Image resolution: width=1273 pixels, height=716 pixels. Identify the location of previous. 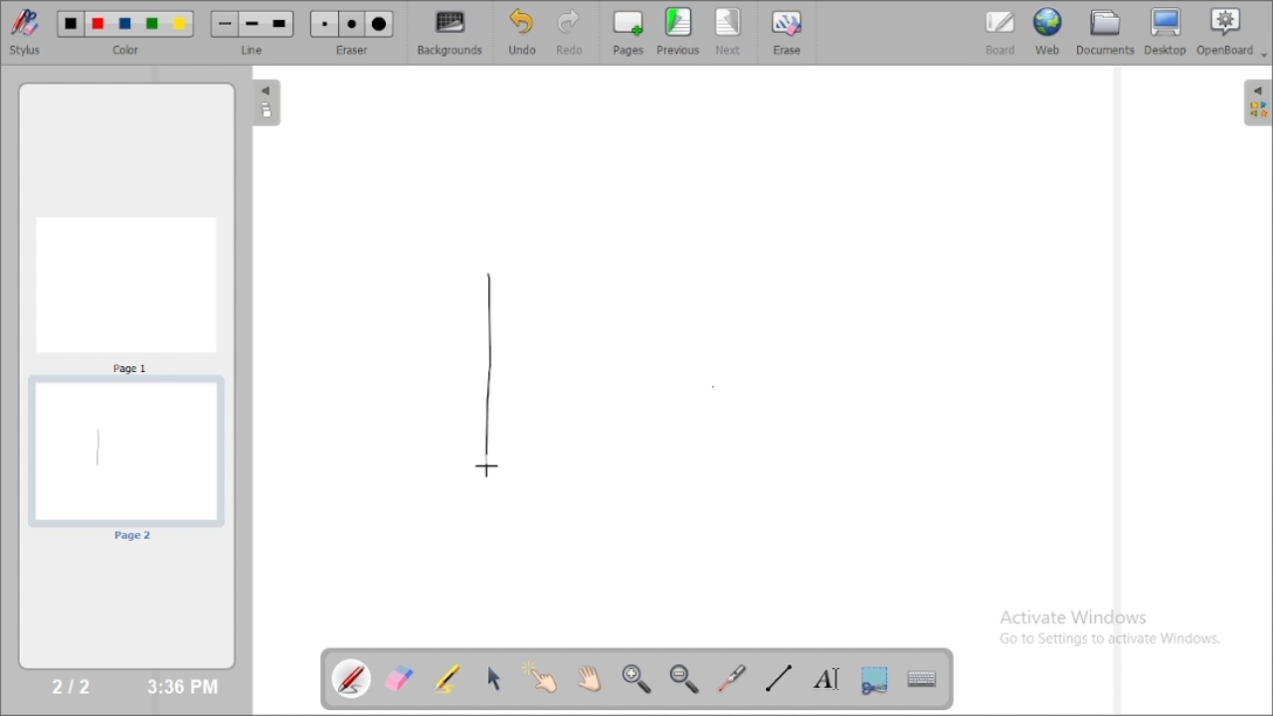
(678, 31).